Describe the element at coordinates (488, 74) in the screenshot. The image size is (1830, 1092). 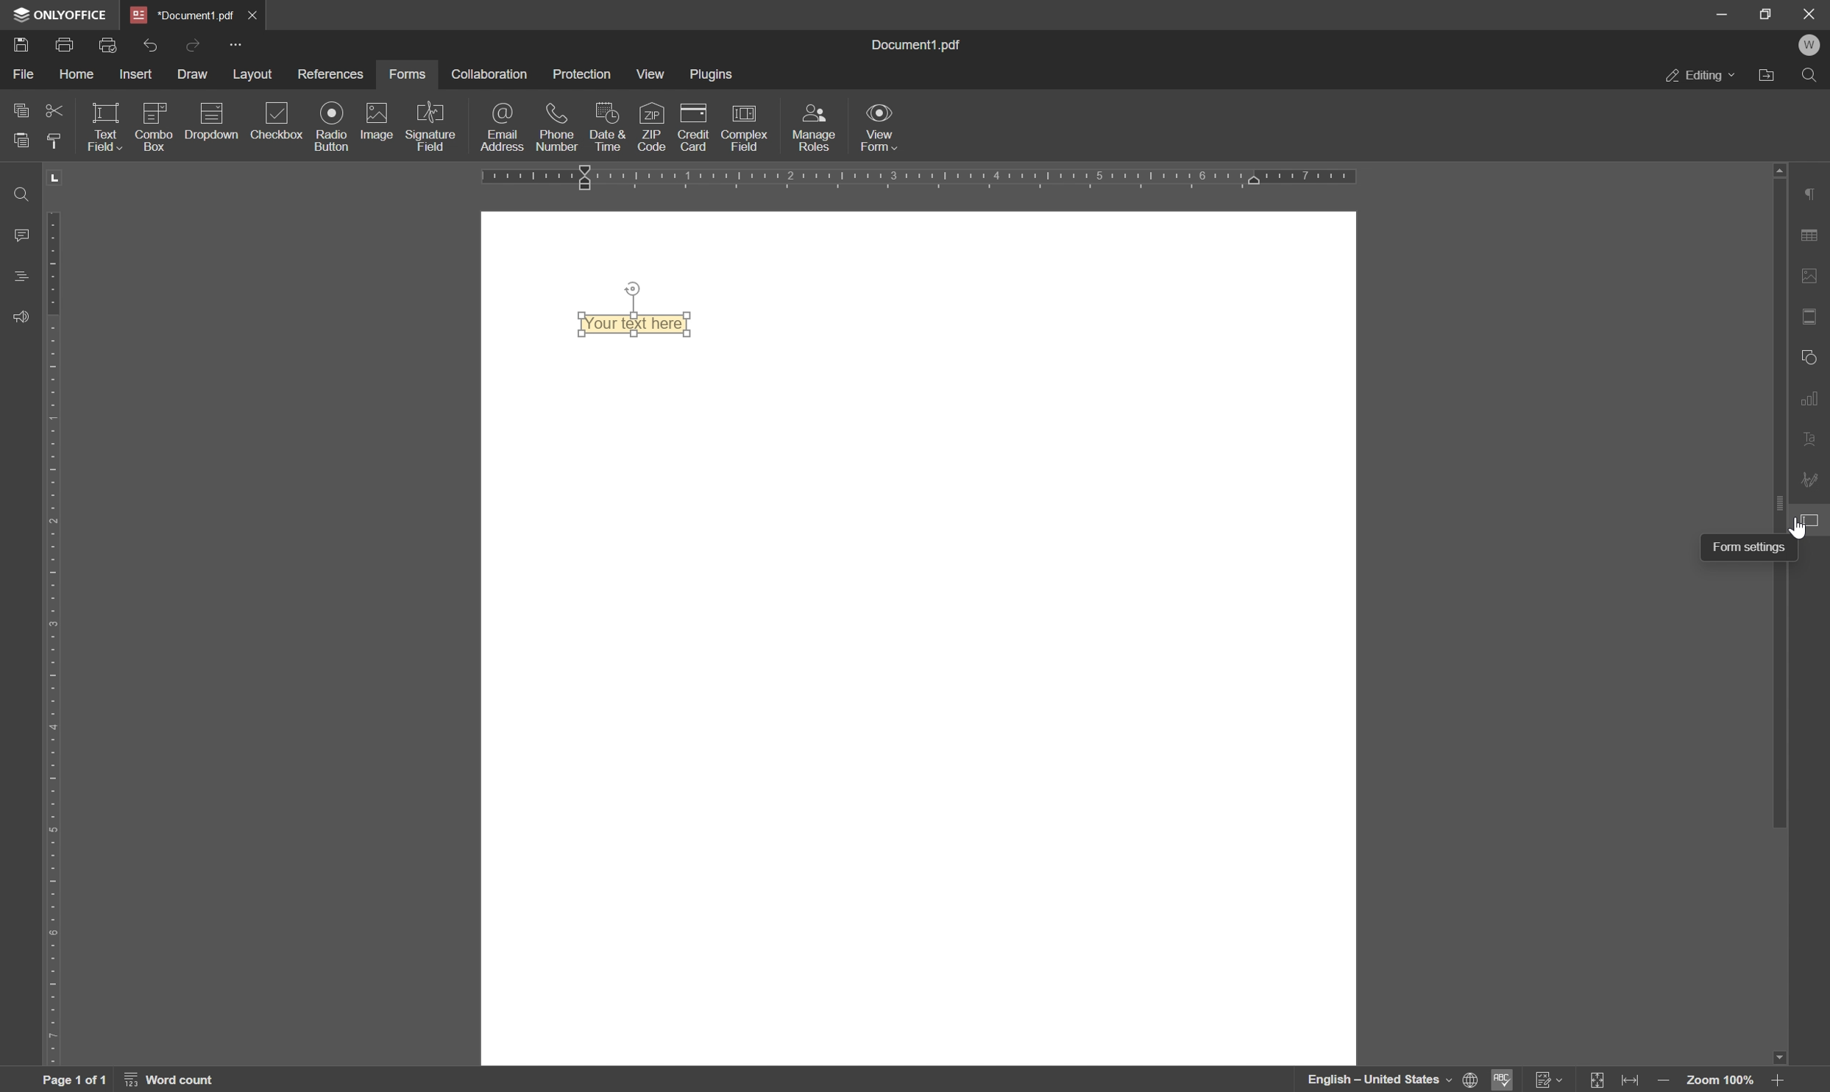
I see `collaboration` at that location.